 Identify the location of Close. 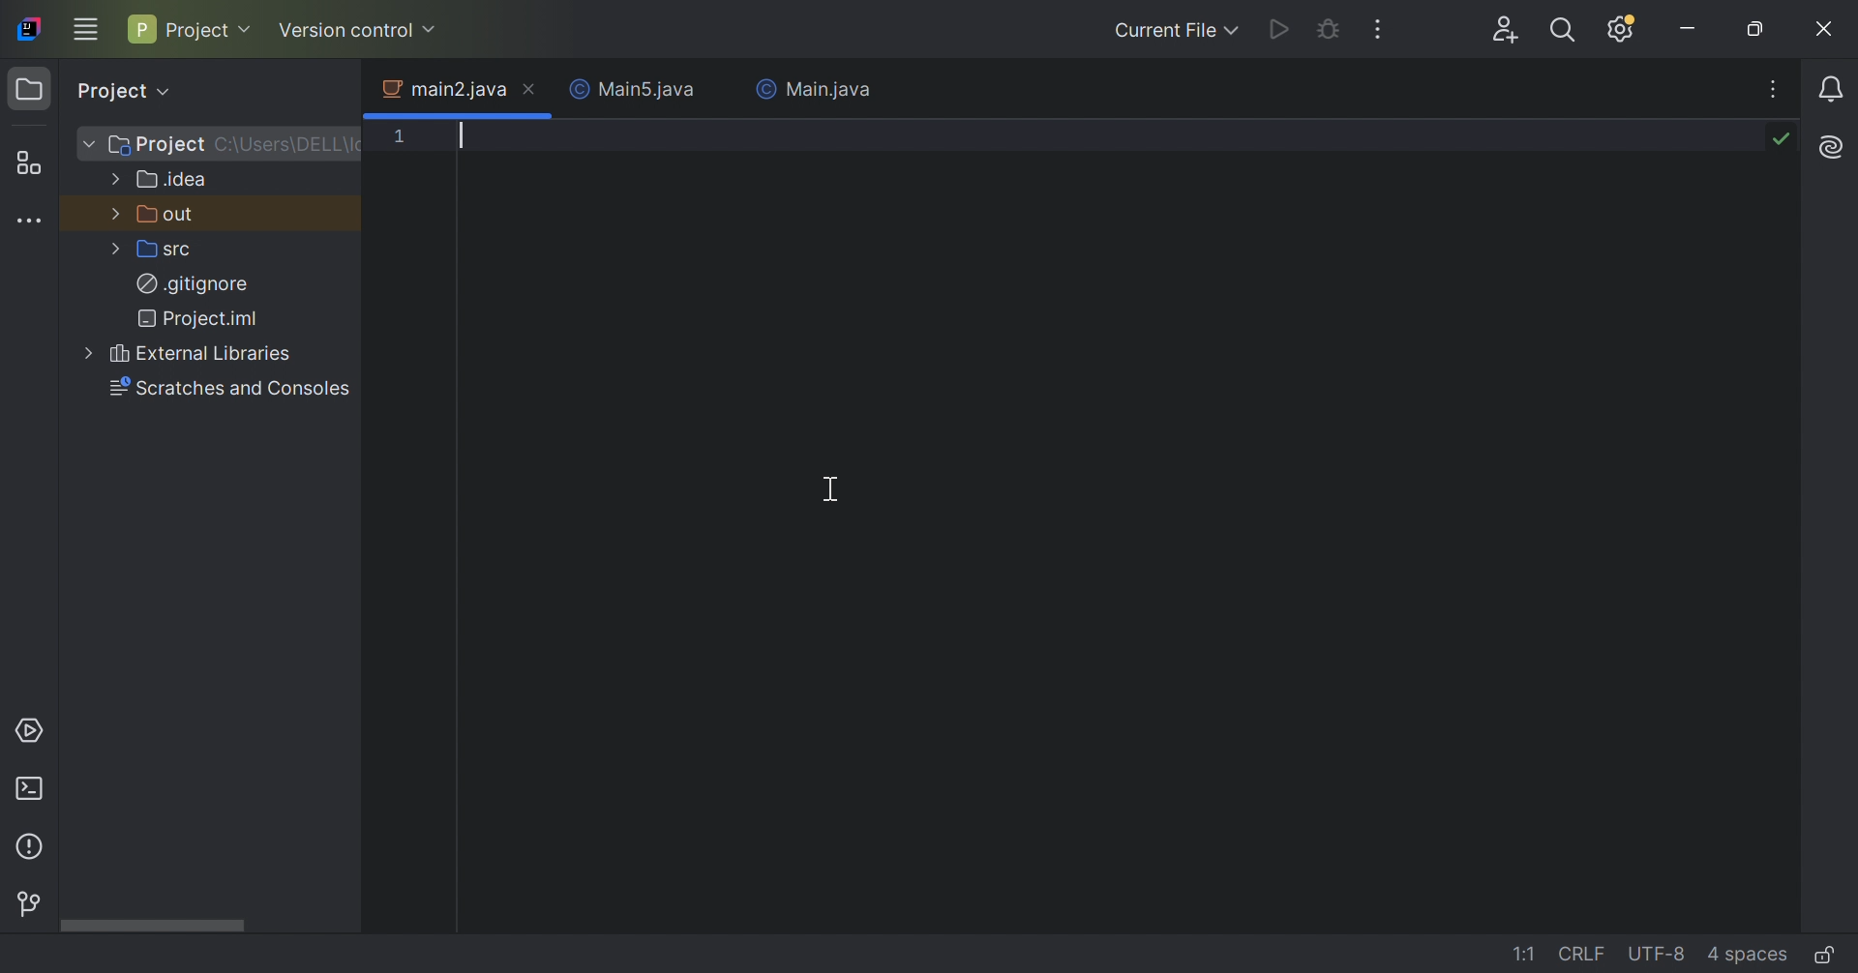
(1823, 30).